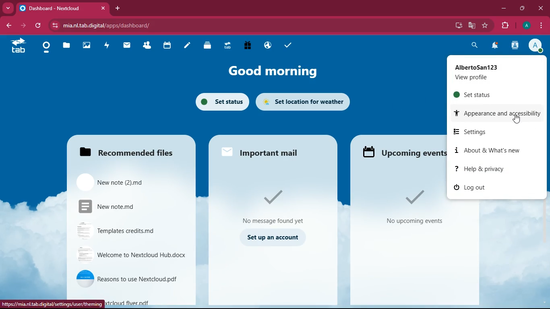 The image size is (550, 309). Describe the element at coordinates (222, 102) in the screenshot. I see `set status` at that location.